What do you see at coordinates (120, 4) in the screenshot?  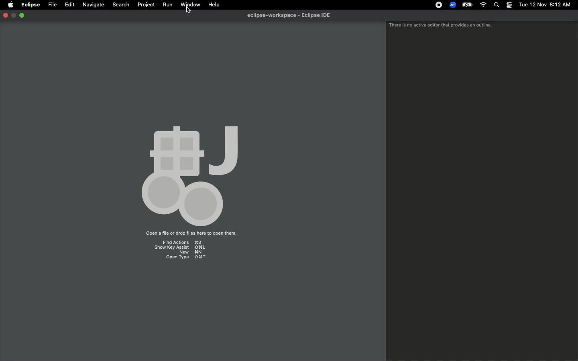 I see `Search` at bounding box center [120, 4].